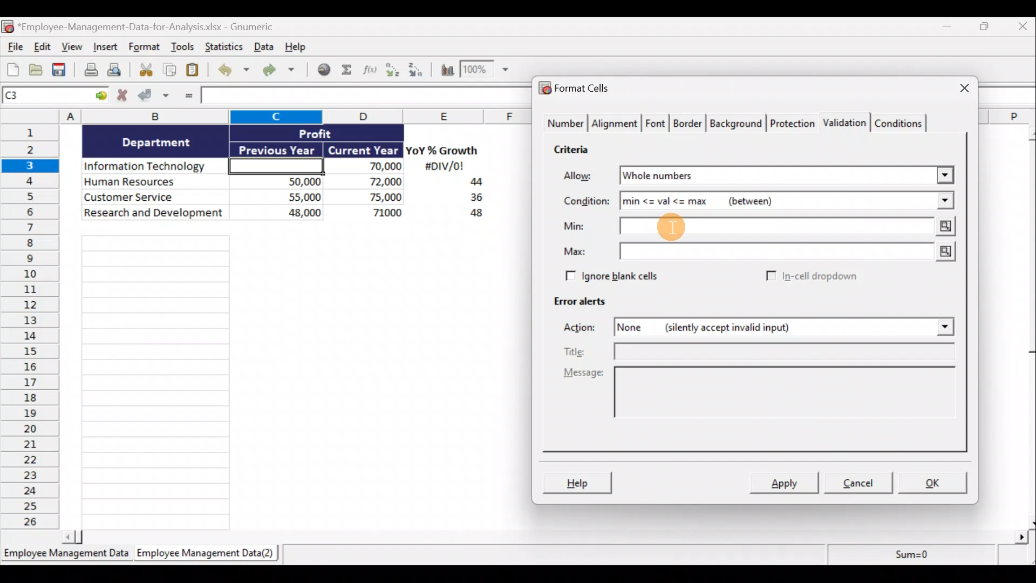 The height and width of the screenshot is (583, 1036). I want to click on *Employee-Management-Data-for-Analysis.xlsx - Gnumeric, so click(158, 26).